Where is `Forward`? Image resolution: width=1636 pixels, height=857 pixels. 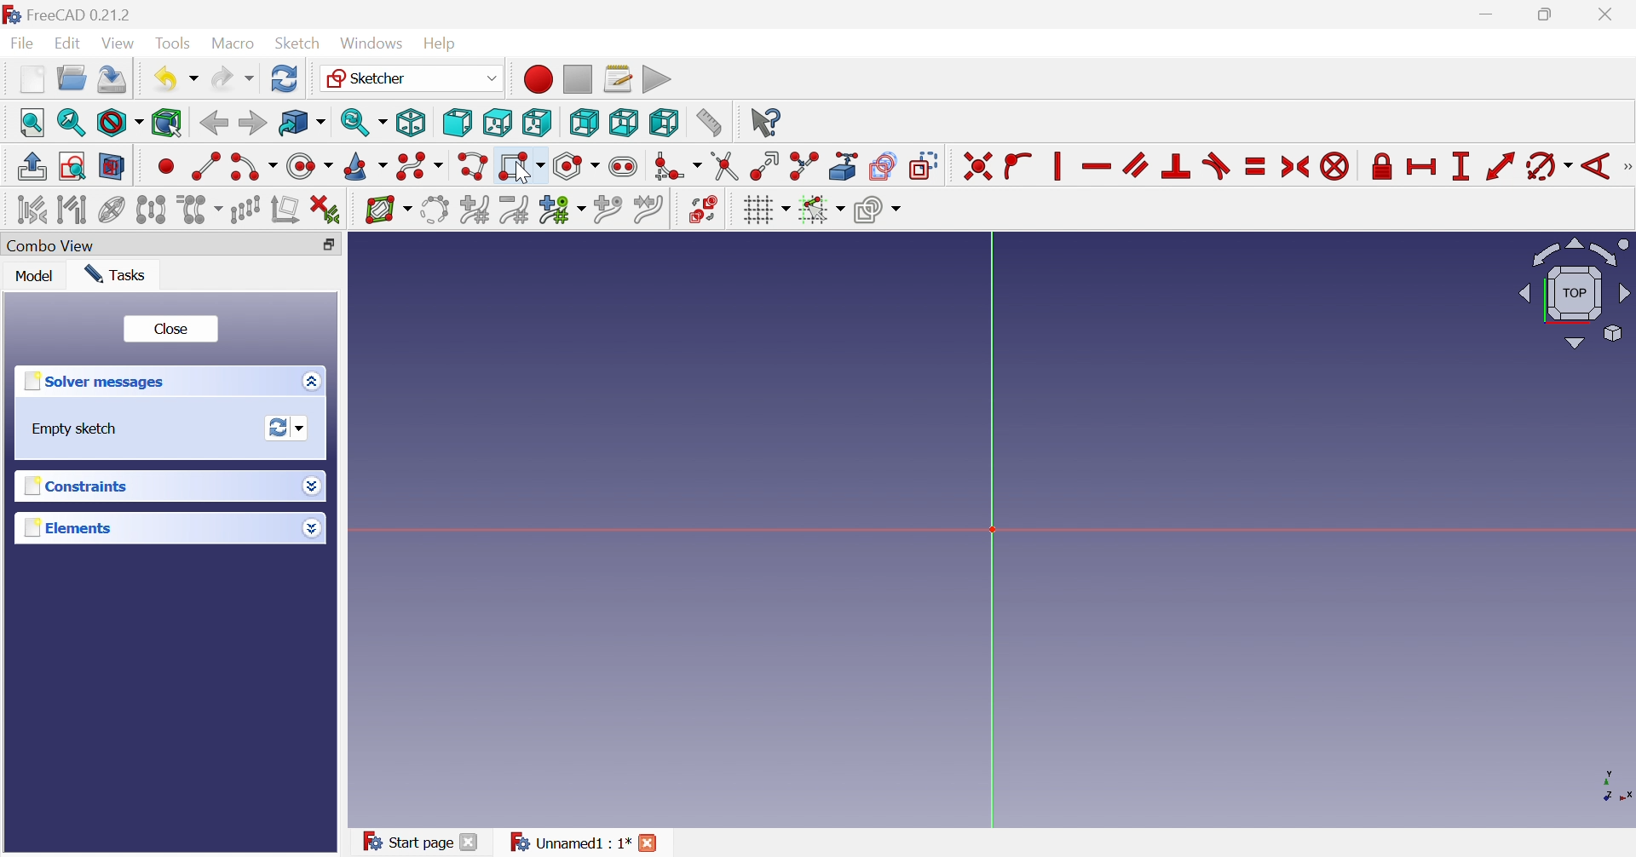
Forward is located at coordinates (251, 122).